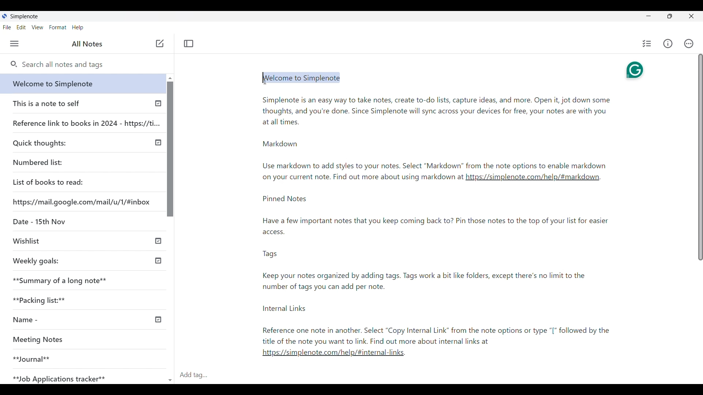  I want to click on Quick slide to top, so click(170, 78).